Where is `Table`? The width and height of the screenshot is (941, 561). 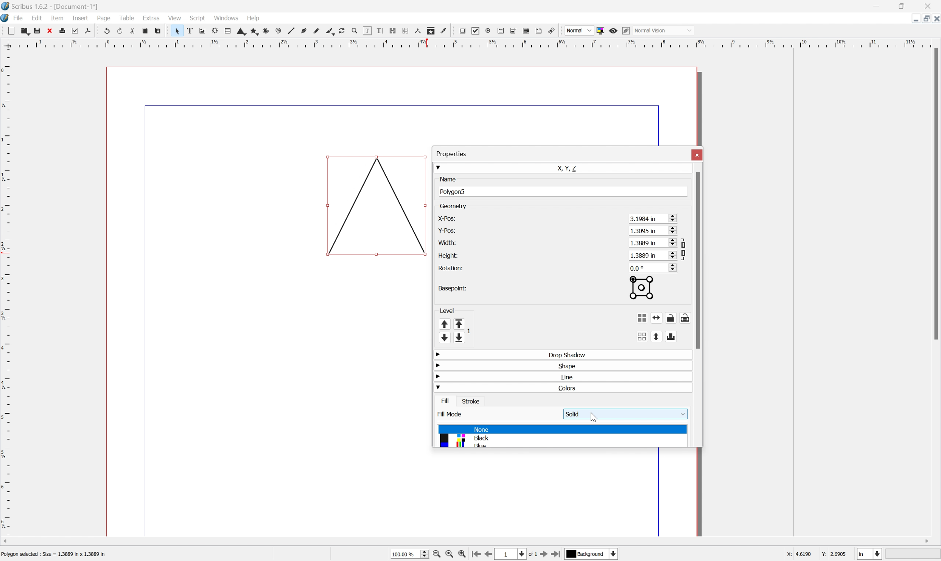 Table is located at coordinates (127, 18).